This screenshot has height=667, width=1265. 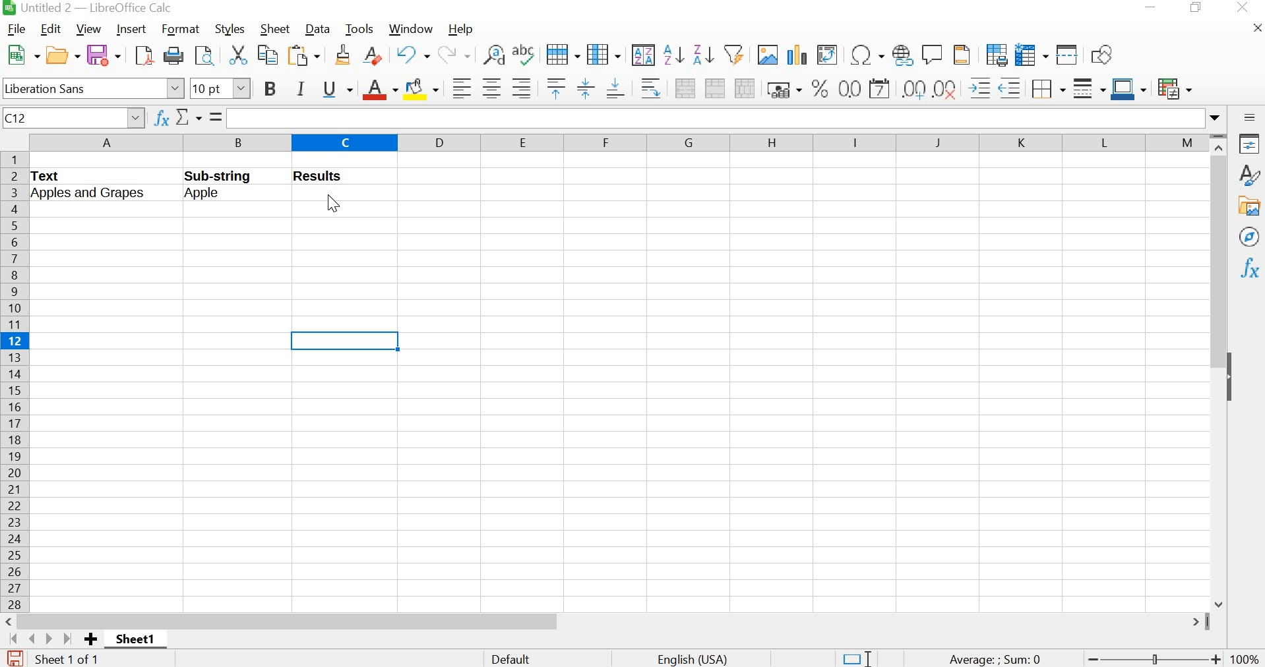 What do you see at coordinates (913, 88) in the screenshot?
I see `remove decimal place` at bounding box center [913, 88].